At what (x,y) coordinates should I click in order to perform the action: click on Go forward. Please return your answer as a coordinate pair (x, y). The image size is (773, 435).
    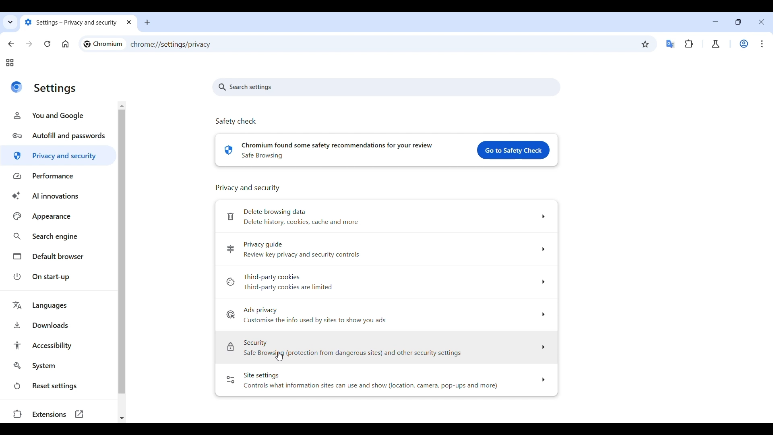
    Looking at the image, I should click on (29, 44).